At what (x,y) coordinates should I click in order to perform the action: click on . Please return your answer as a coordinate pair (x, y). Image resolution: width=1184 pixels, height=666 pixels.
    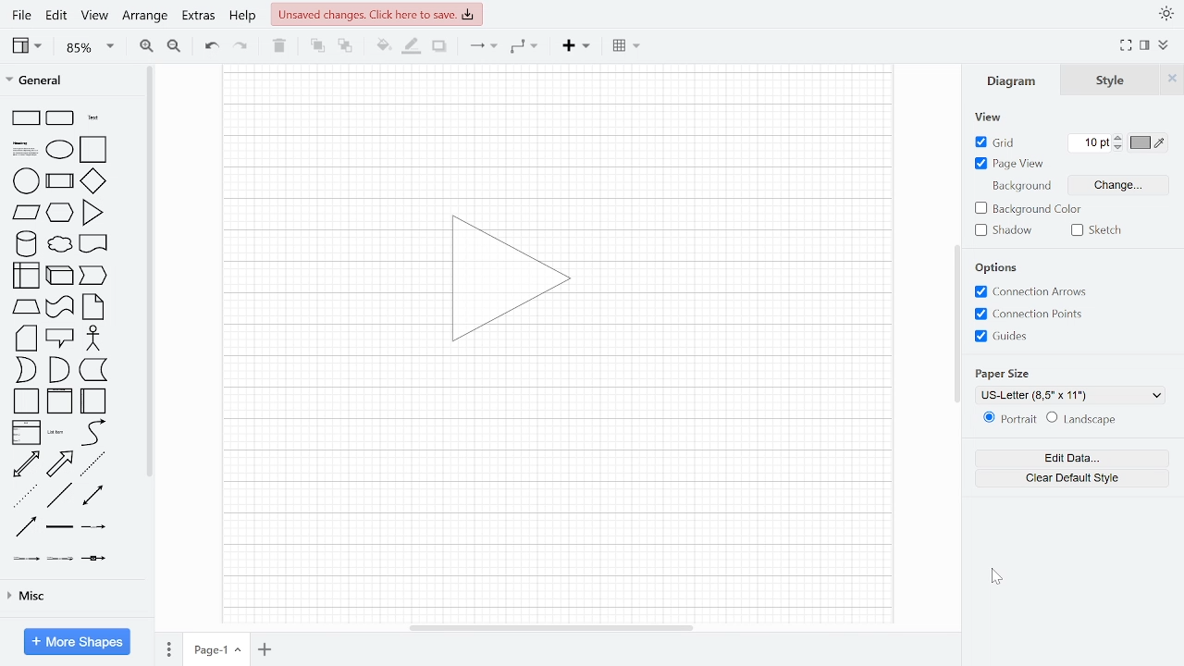
    Looking at the image, I should click on (524, 47).